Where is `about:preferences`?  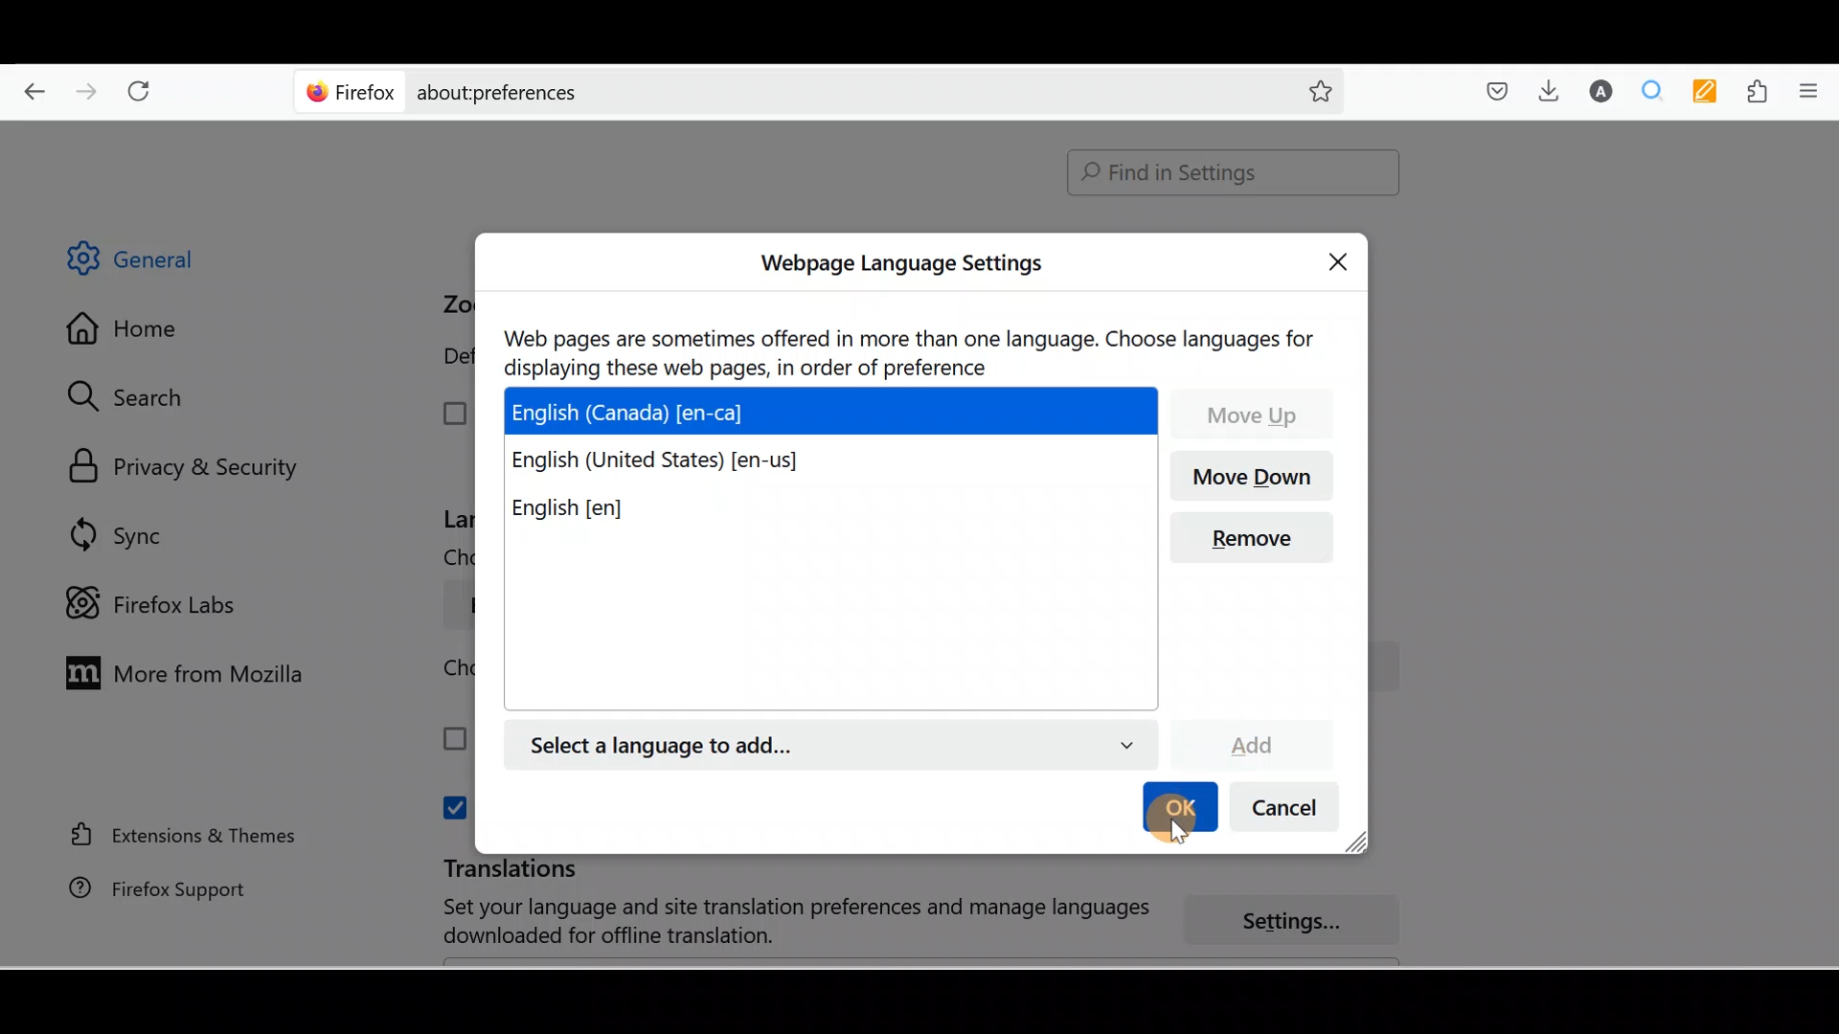
about:preferences is located at coordinates (764, 90).